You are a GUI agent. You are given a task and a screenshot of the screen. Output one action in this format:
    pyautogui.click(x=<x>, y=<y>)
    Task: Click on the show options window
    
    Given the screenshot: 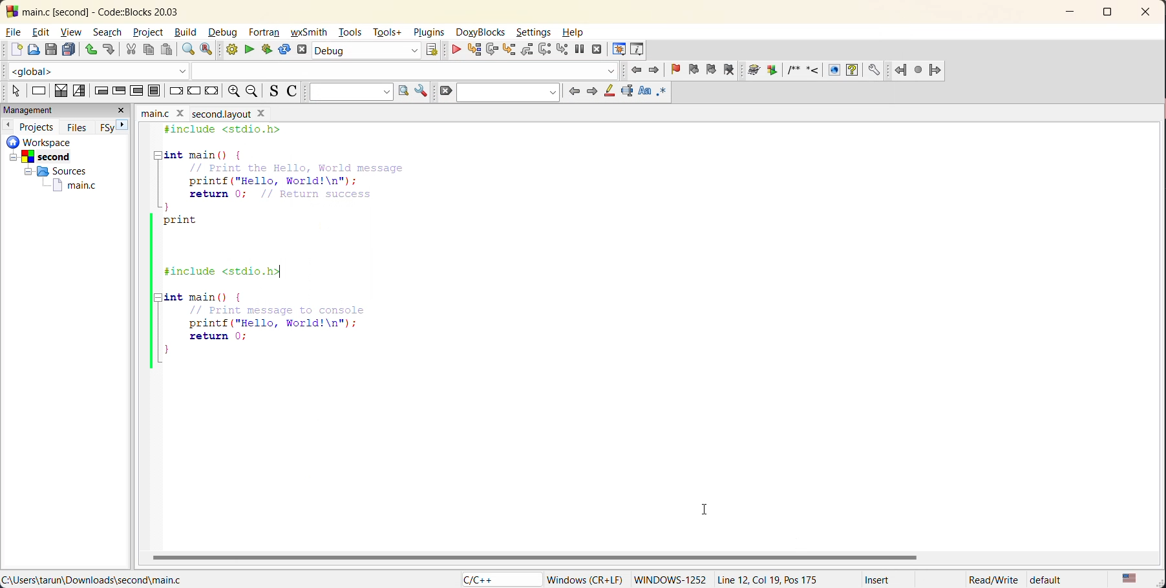 What is the action you would take?
    pyautogui.click(x=422, y=92)
    